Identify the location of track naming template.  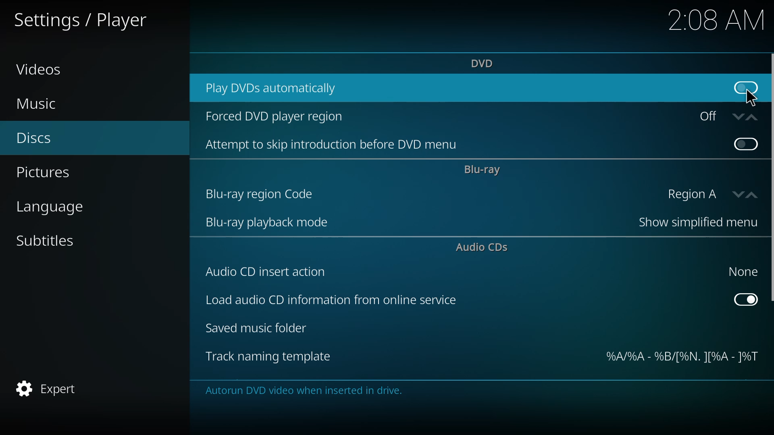
(268, 357).